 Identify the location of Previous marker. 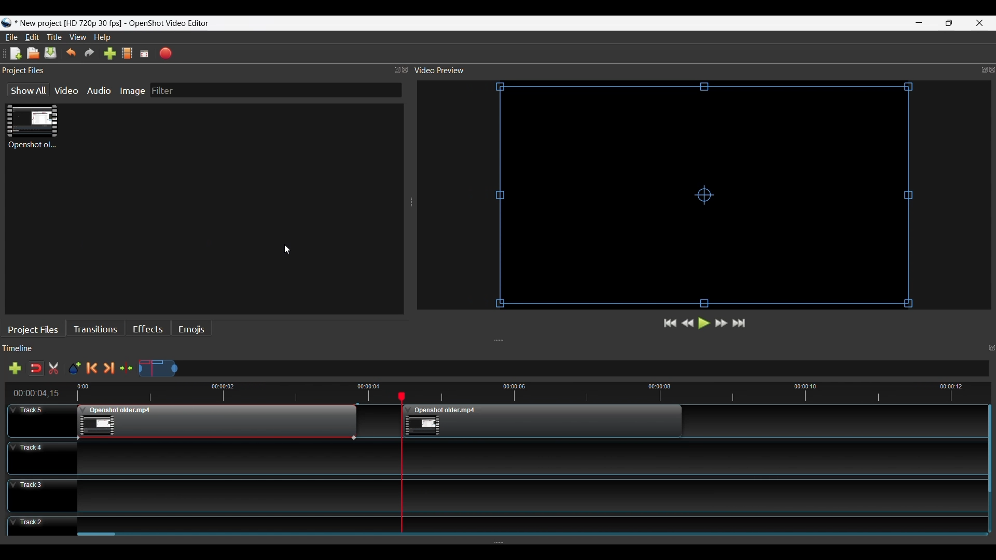
(94, 368).